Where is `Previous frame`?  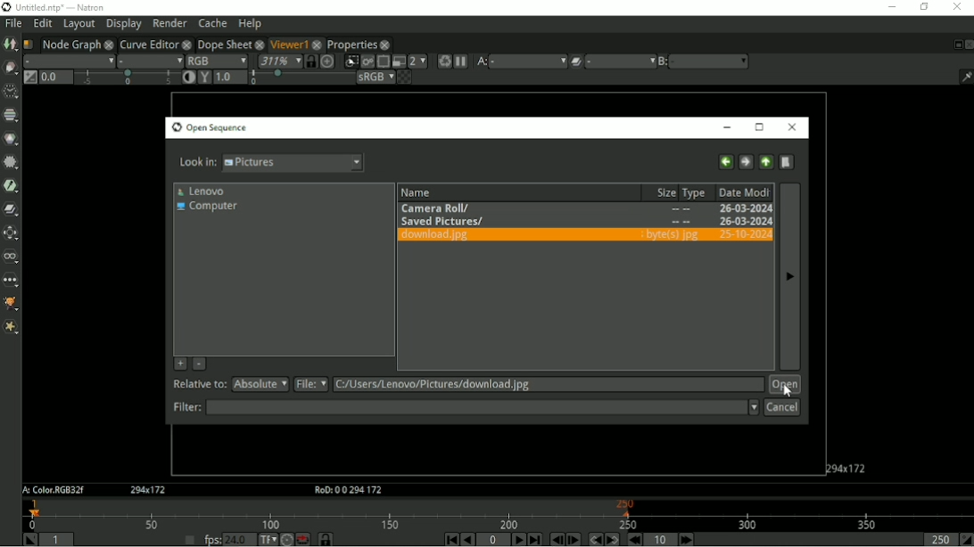
Previous frame is located at coordinates (556, 540).